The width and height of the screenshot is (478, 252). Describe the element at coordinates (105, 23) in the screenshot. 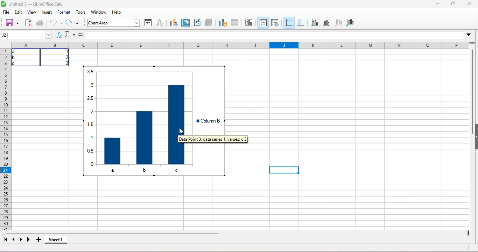

I see `chart area` at that location.